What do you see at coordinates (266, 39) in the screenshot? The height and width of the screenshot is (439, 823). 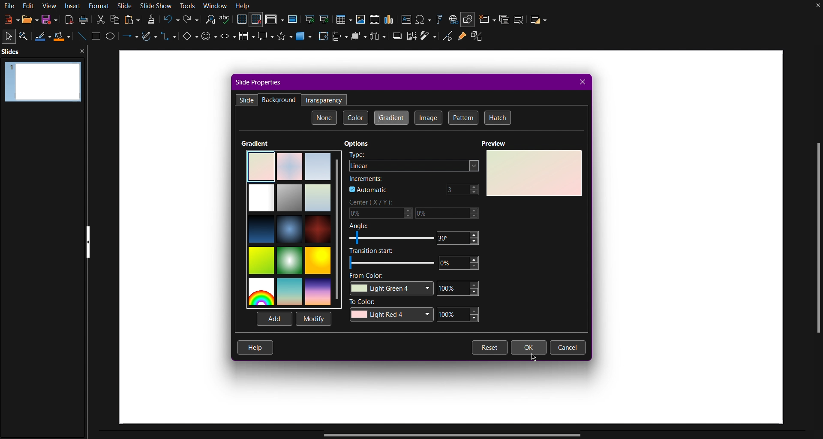 I see `Callout Shapes` at bounding box center [266, 39].